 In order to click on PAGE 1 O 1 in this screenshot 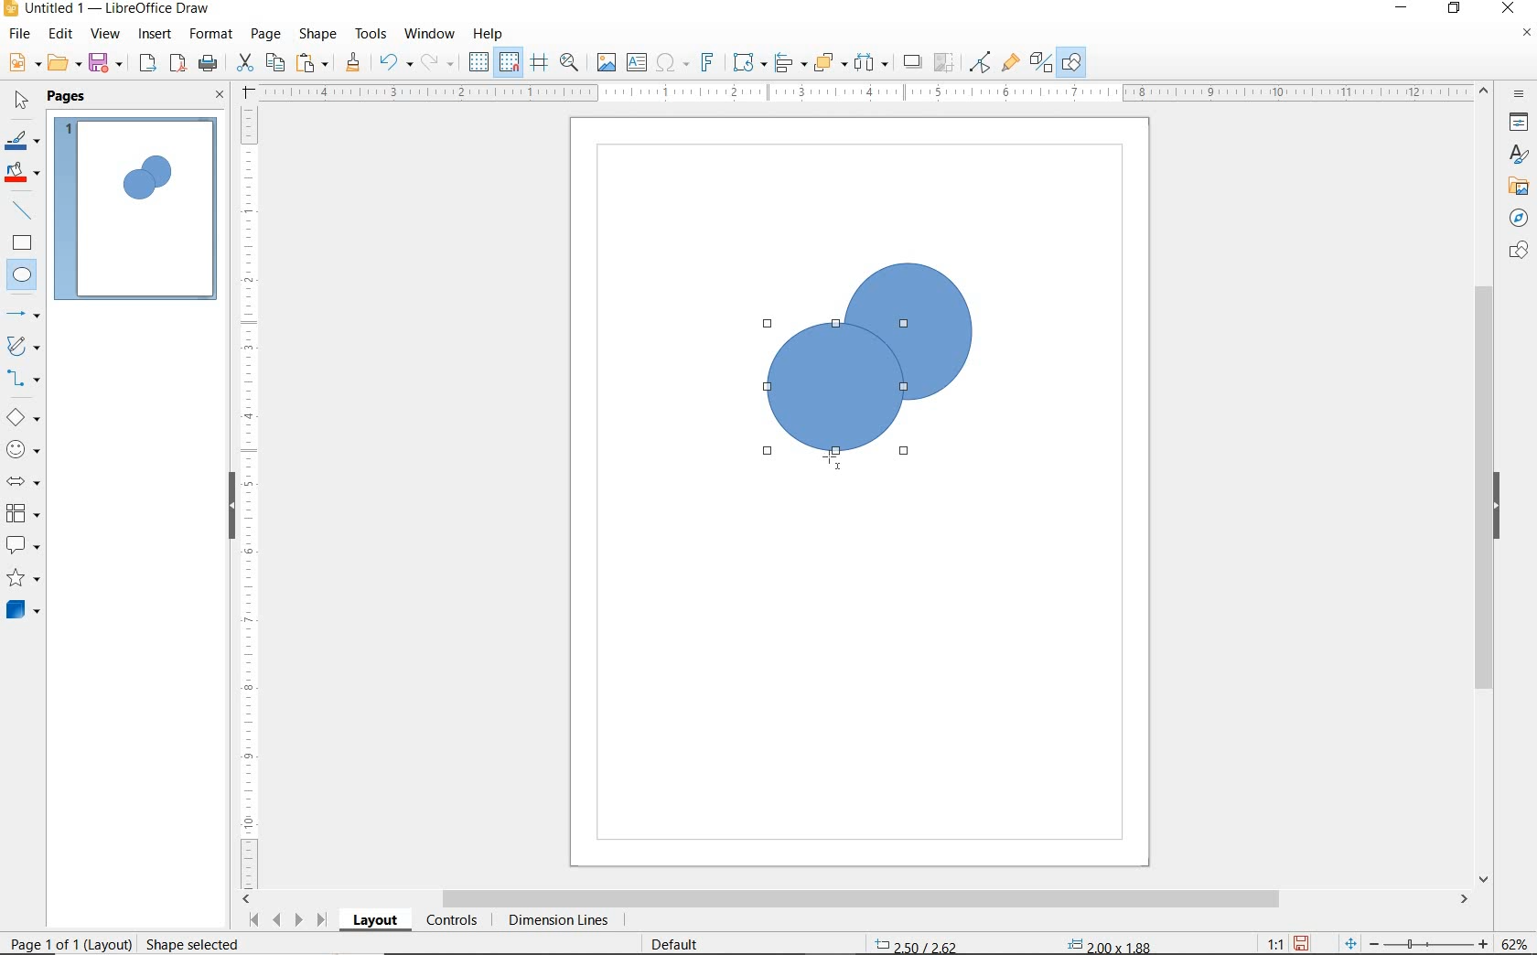, I will do `click(59, 937)`.